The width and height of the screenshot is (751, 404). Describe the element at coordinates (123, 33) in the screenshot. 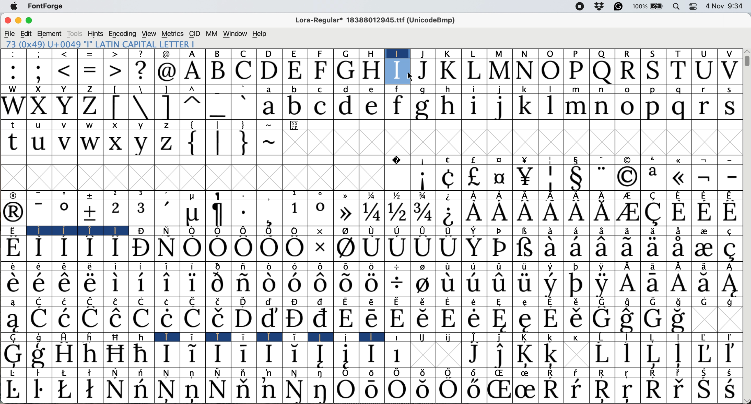

I see `encoding` at that location.